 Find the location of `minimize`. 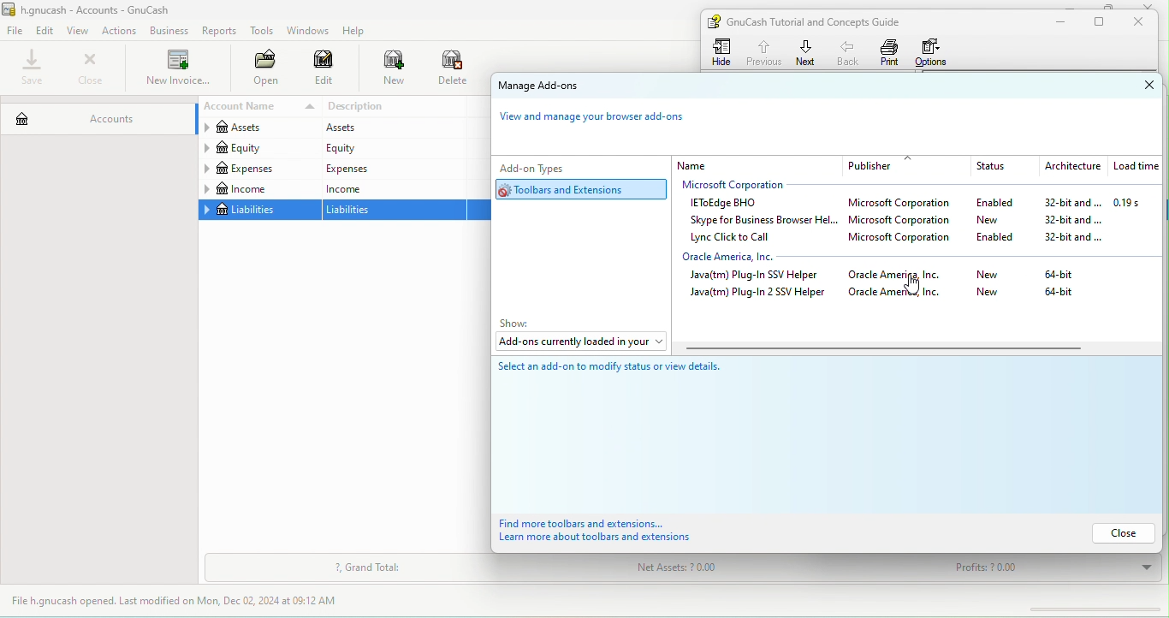

minimize is located at coordinates (1074, 4).